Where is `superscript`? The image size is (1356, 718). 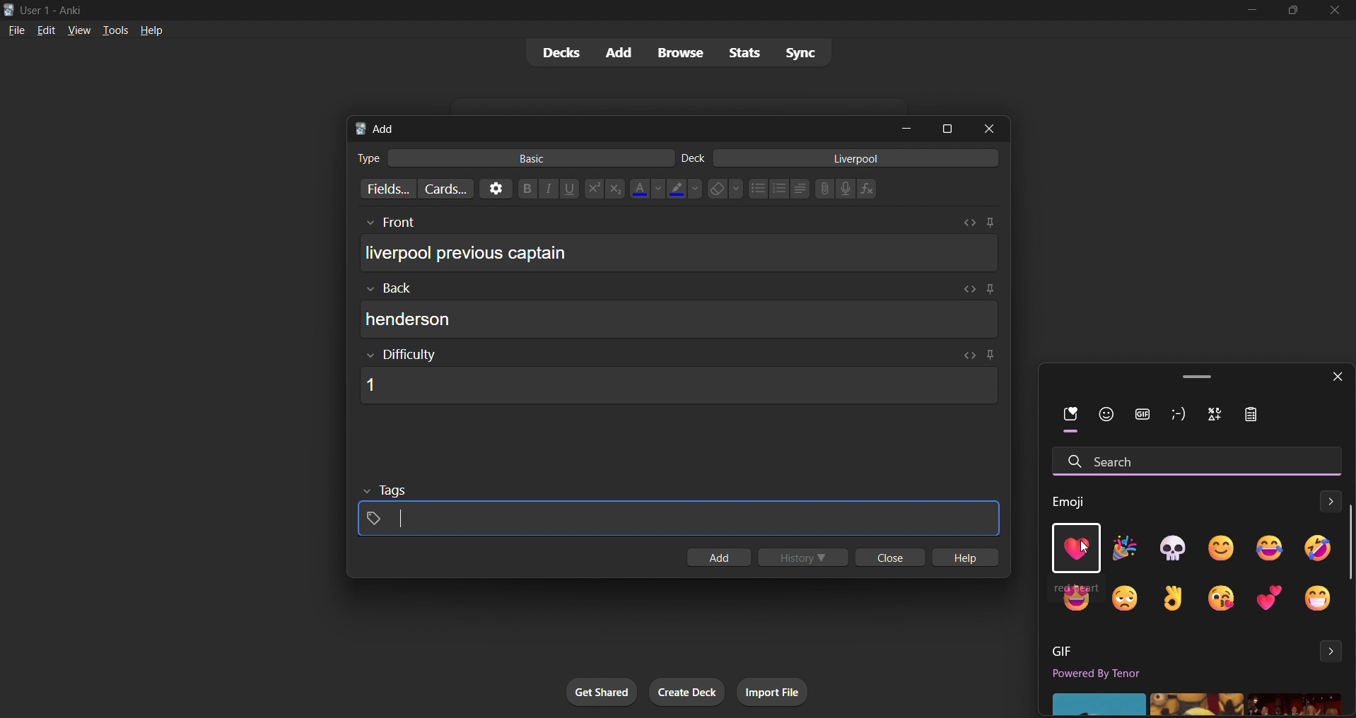
superscript is located at coordinates (592, 189).